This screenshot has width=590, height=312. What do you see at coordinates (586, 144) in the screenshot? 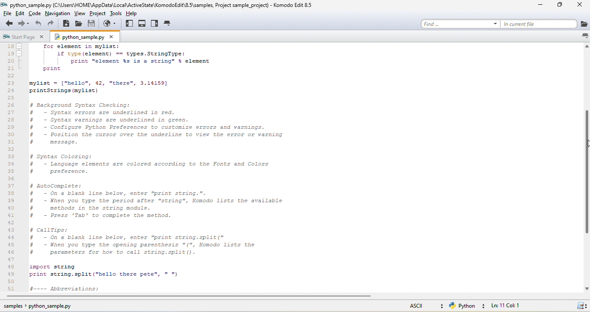
I see `cursor at mouse up` at bounding box center [586, 144].